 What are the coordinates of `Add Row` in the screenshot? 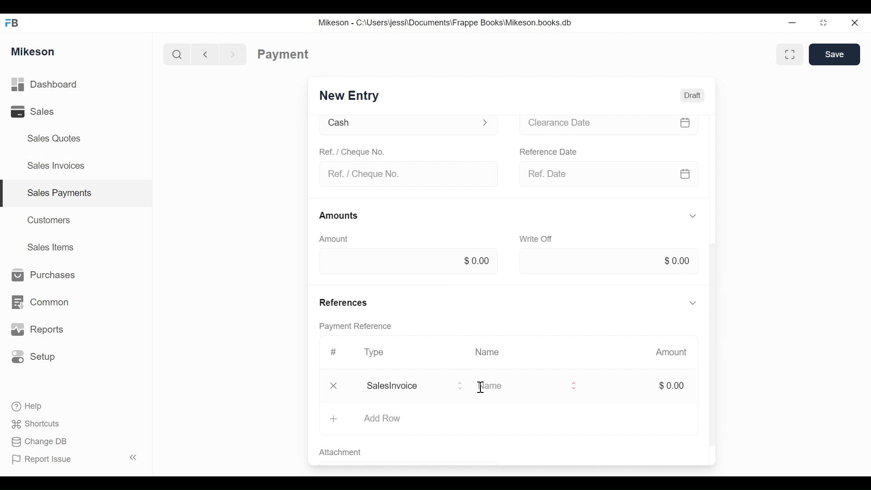 It's located at (381, 419).